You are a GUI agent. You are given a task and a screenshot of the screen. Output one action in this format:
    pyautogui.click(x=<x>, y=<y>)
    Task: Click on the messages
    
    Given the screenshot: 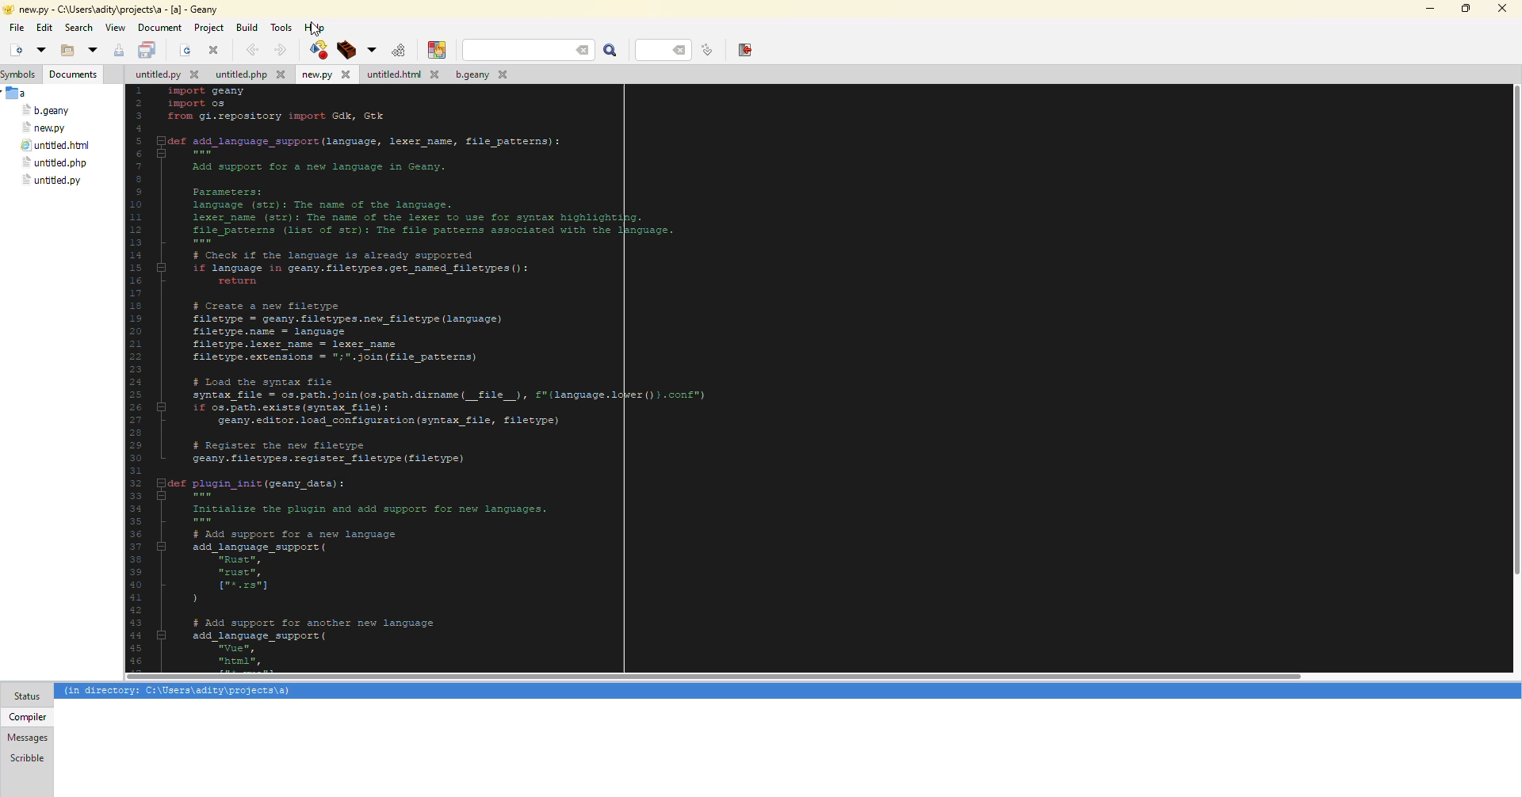 What is the action you would take?
    pyautogui.click(x=28, y=738)
    